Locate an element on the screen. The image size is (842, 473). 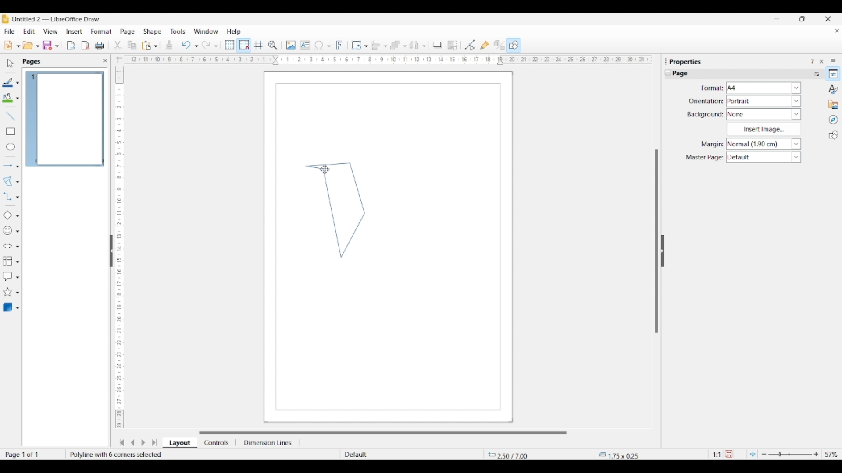
Horizontal ruler is located at coordinates (385, 60).